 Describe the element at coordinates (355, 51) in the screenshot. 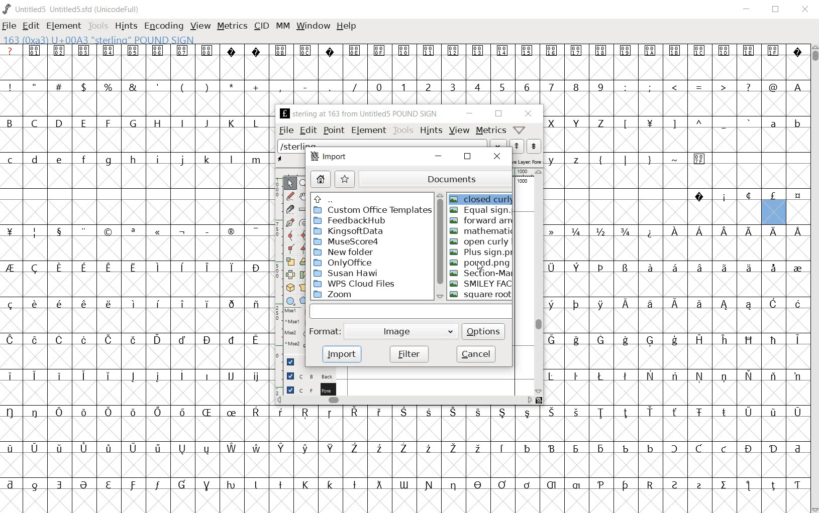

I see `Symbol` at that location.